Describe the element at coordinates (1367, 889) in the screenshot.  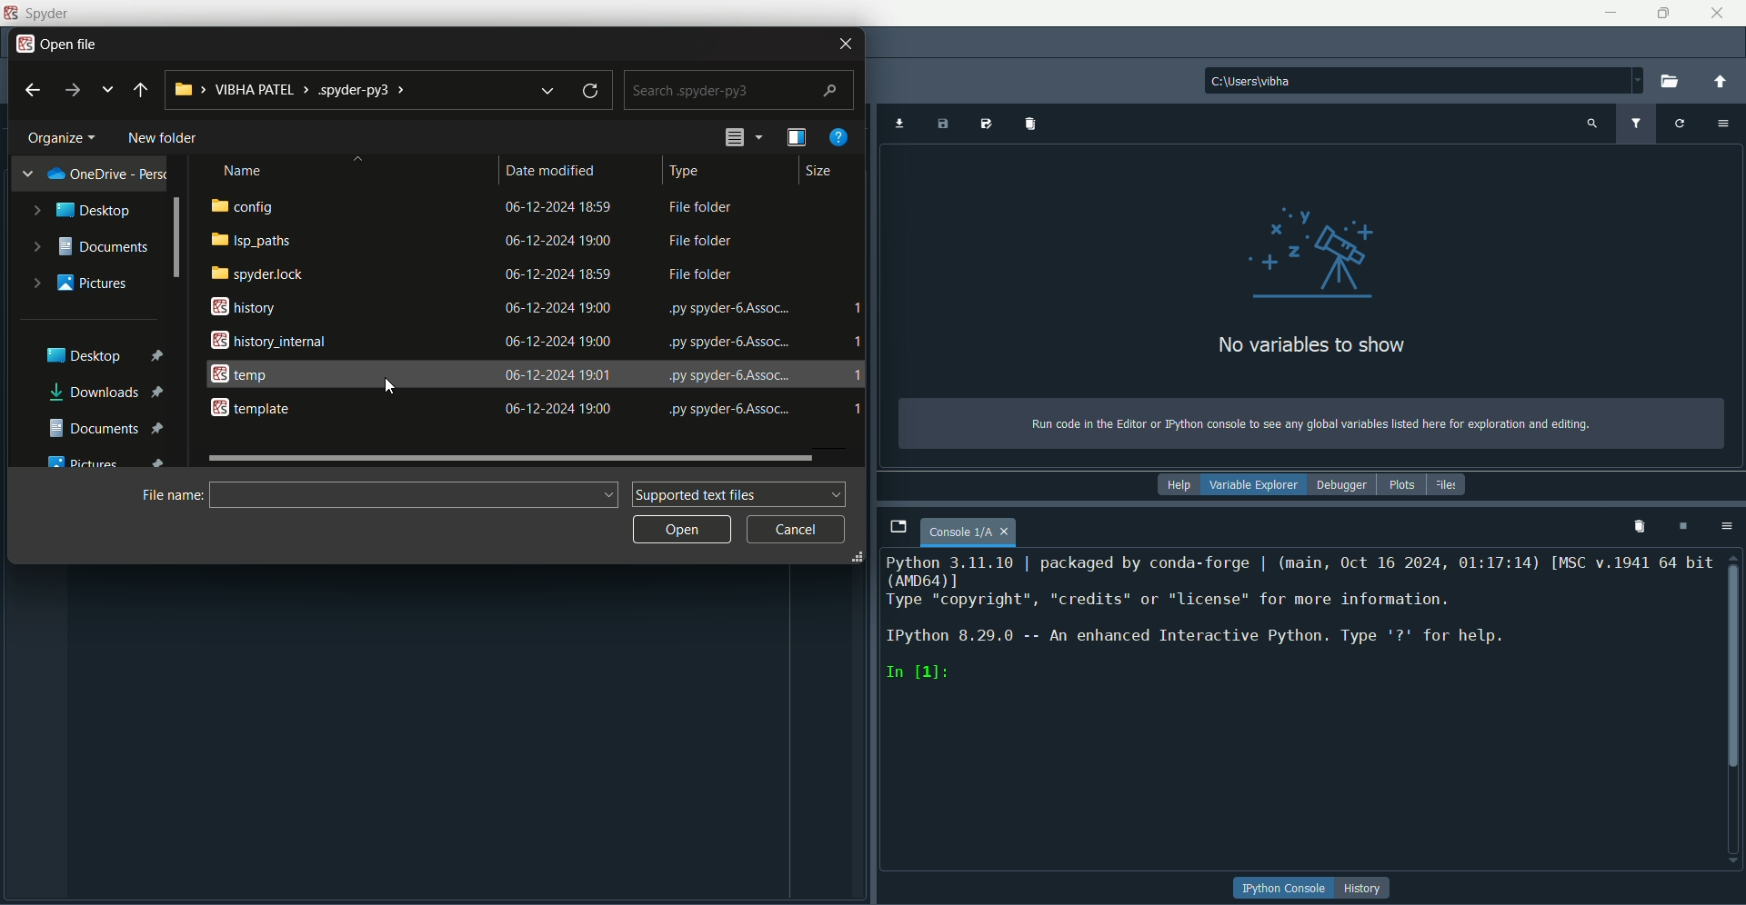
I see `history` at that location.